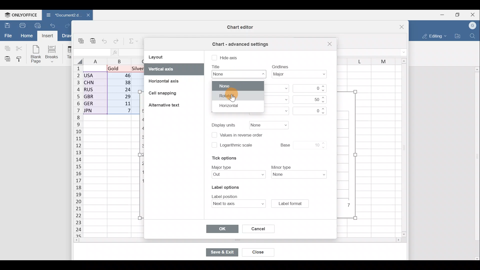  What do you see at coordinates (54, 53) in the screenshot?
I see `Breaks` at bounding box center [54, 53].